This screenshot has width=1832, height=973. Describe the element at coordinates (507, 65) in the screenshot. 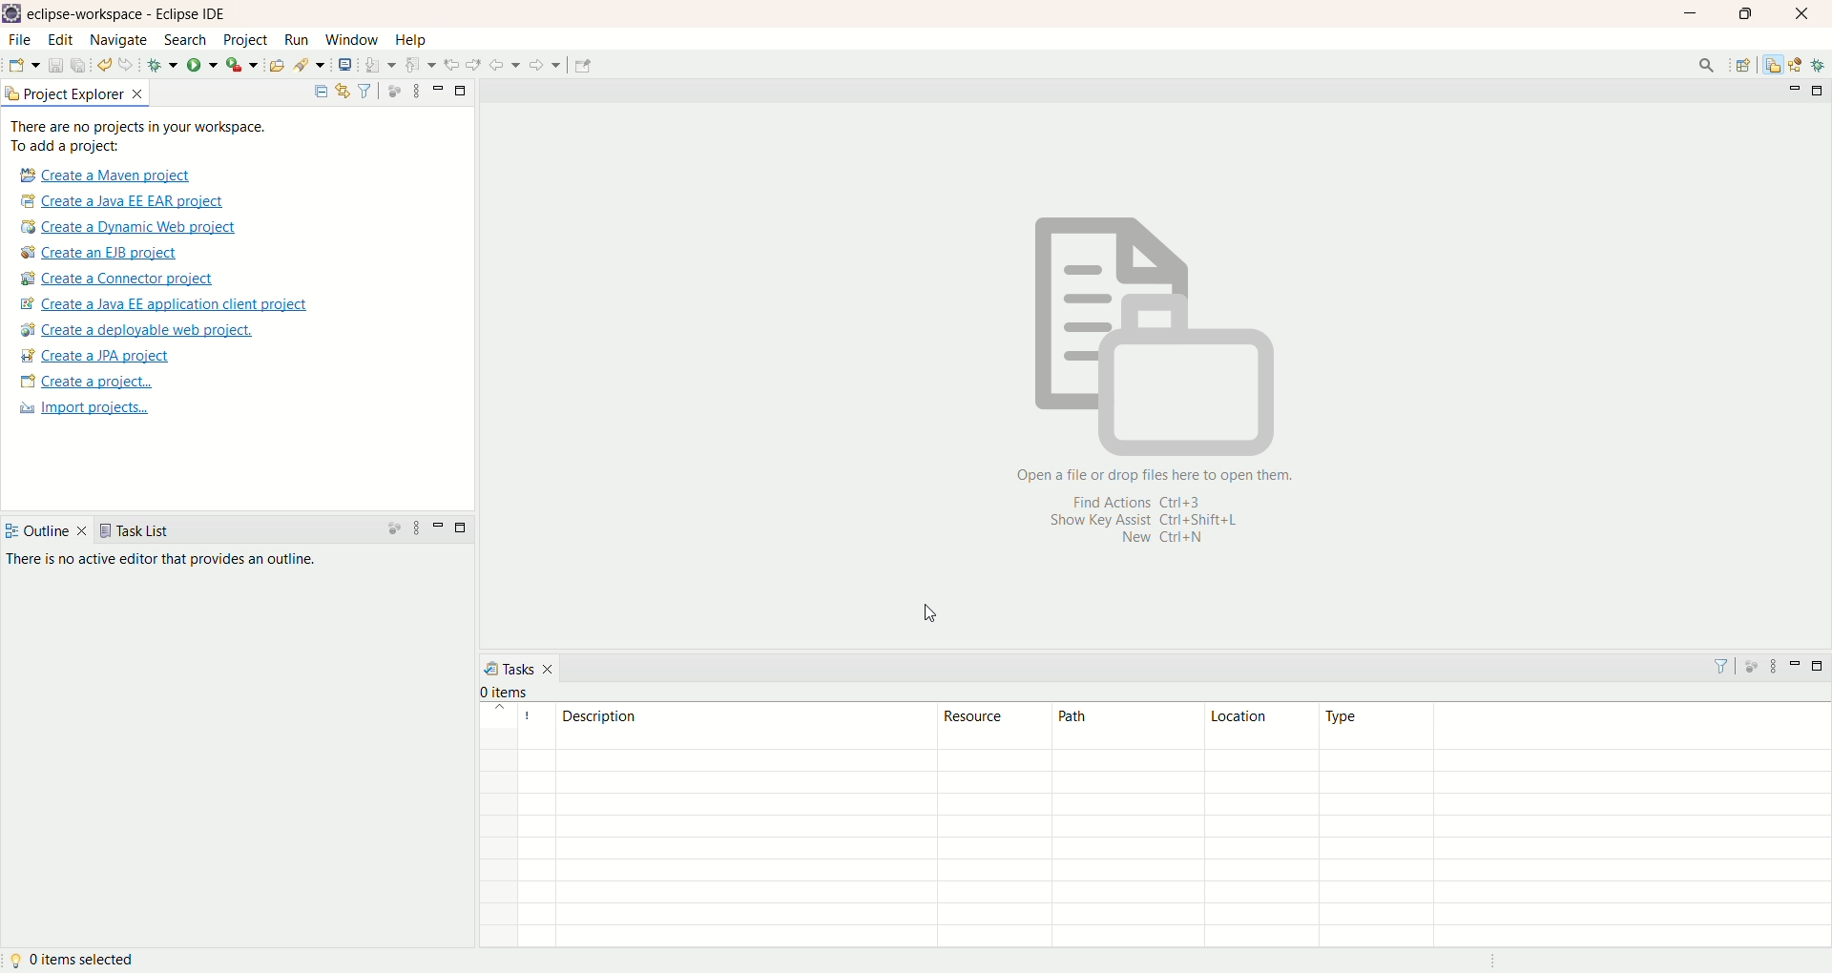

I see `back` at that location.